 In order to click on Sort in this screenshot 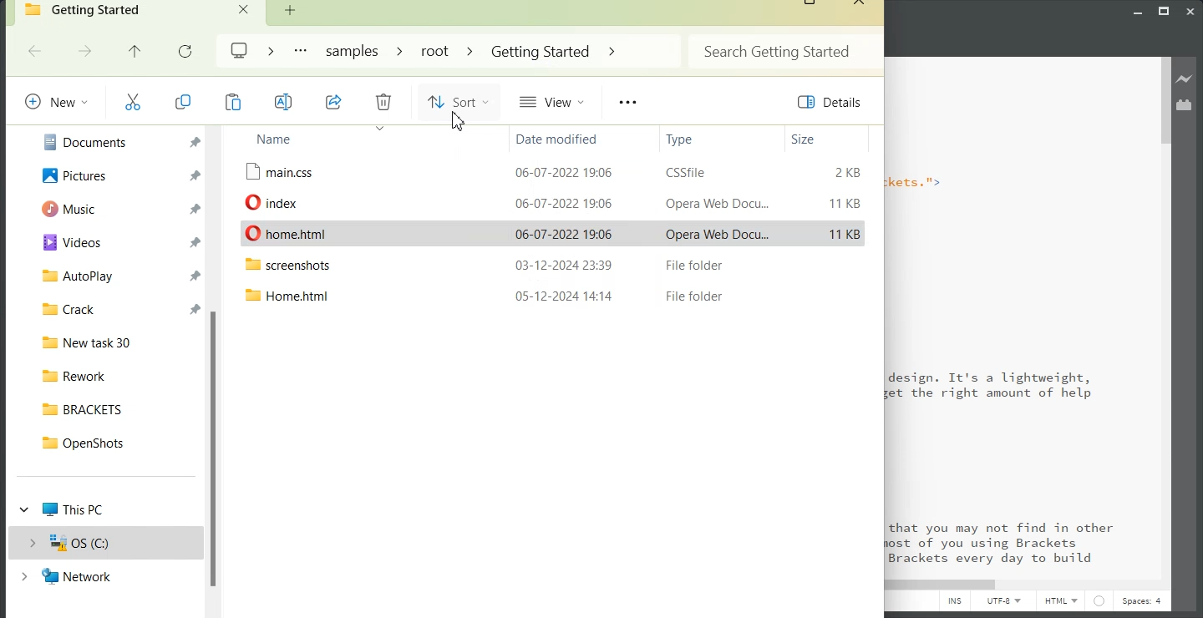, I will do `click(455, 101)`.